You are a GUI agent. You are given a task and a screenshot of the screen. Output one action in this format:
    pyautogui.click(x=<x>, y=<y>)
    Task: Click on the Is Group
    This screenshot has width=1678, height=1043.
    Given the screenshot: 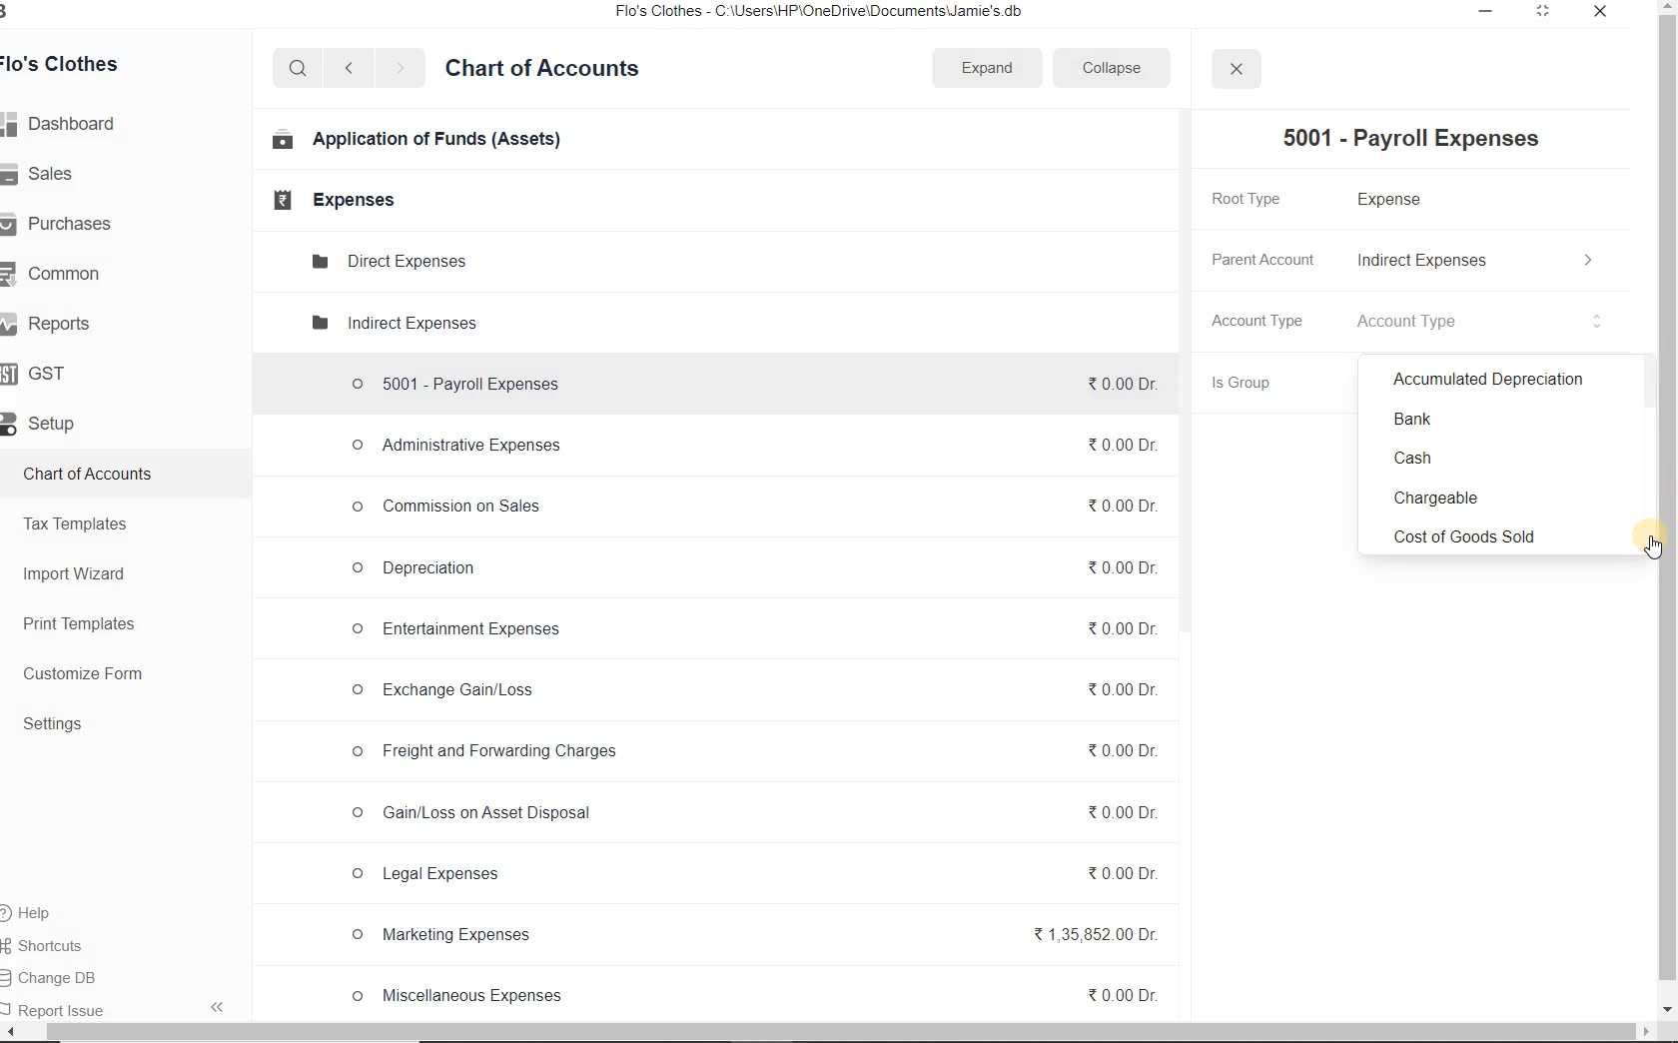 What is the action you would take?
    pyautogui.click(x=1258, y=383)
    